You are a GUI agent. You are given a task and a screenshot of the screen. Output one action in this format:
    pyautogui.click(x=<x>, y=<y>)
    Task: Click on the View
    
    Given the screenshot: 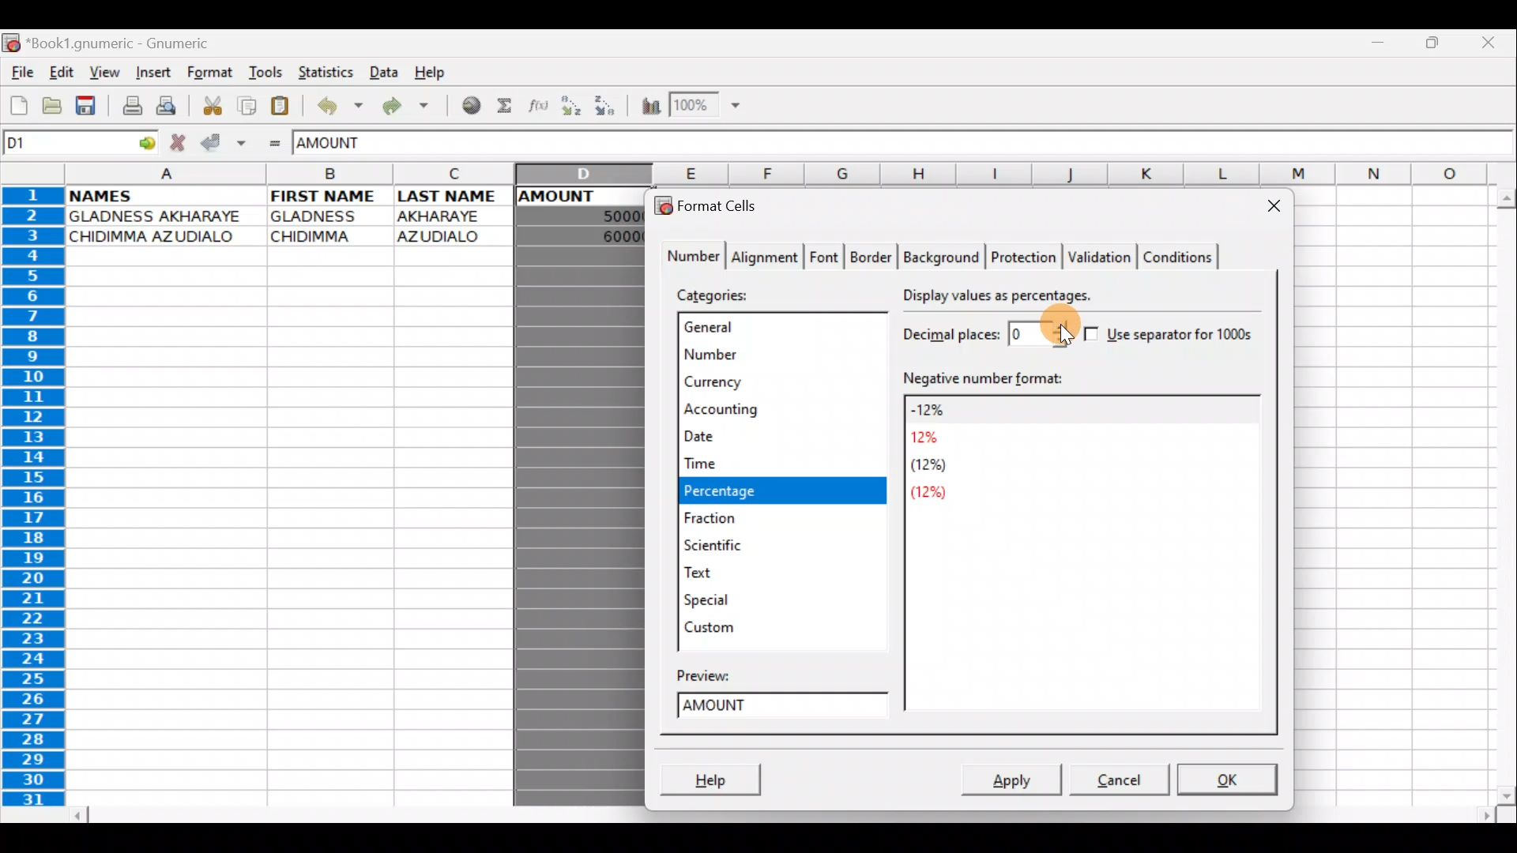 What is the action you would take?
    pyautogui.click(x=105, y=72)
    